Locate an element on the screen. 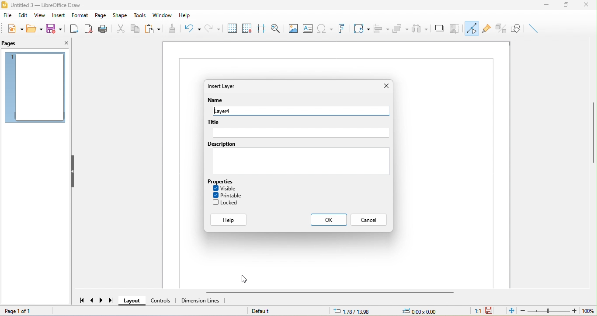  snap to grid is located at coordinates (247, 28).